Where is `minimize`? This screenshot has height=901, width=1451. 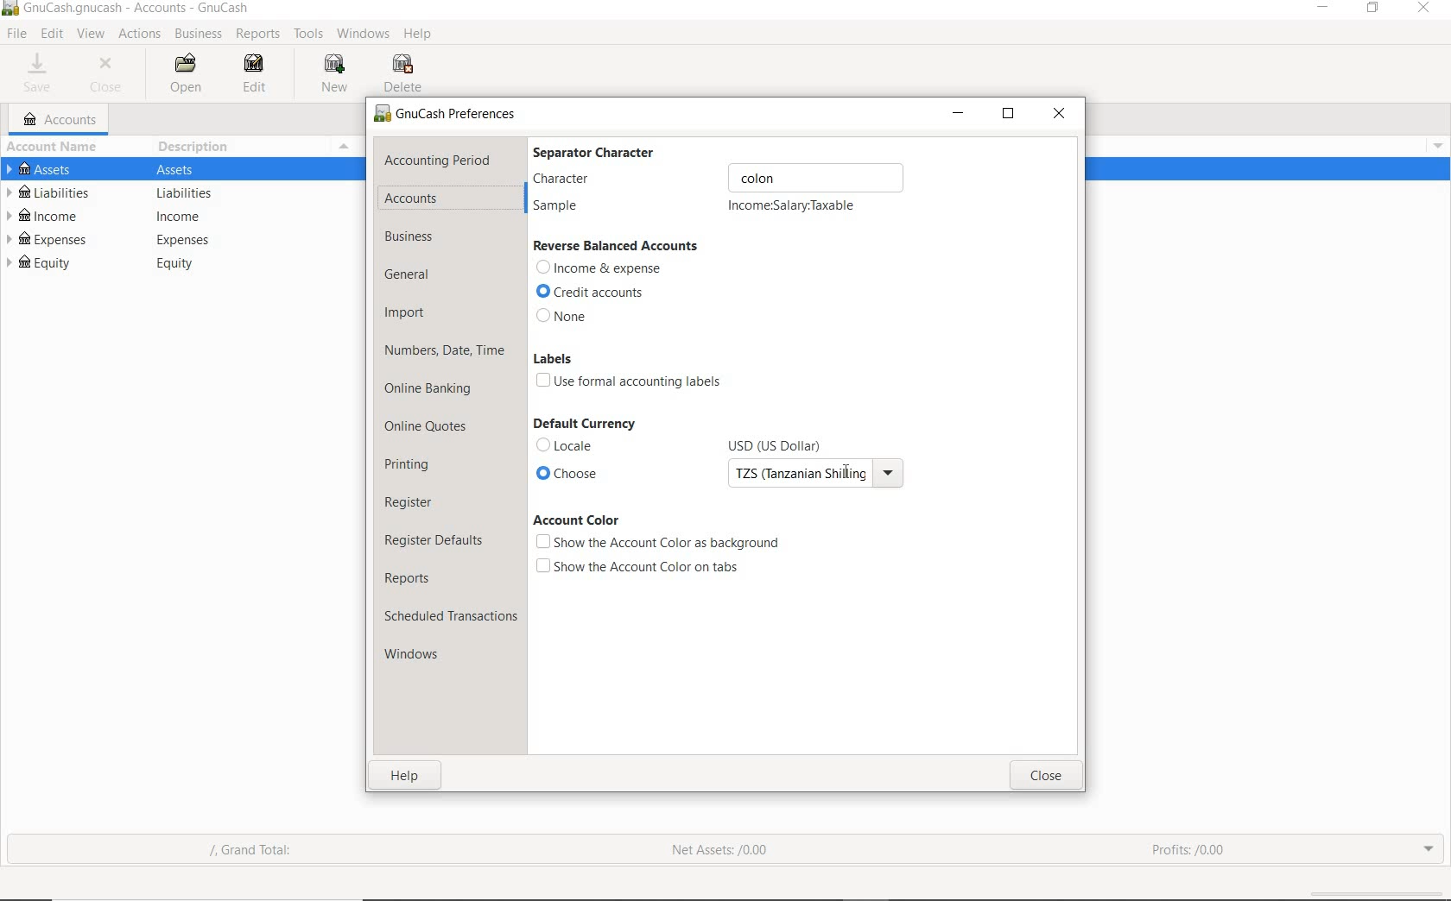
minimize is located at coordinates (1321, 9).